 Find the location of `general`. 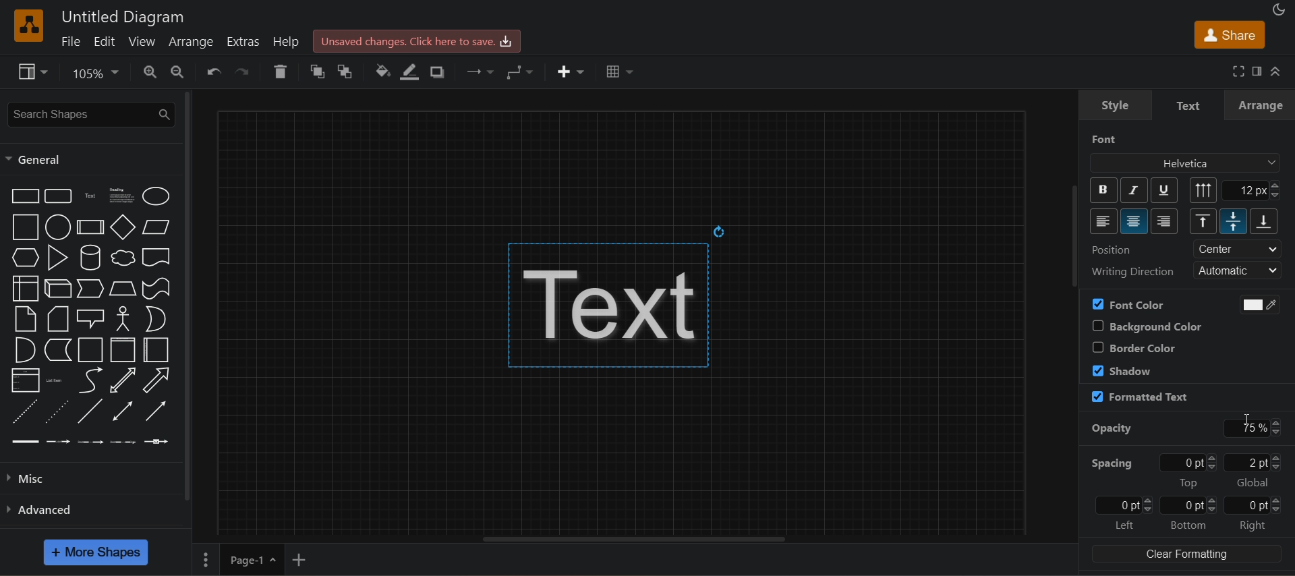

general is located at coordinates (36, 160).